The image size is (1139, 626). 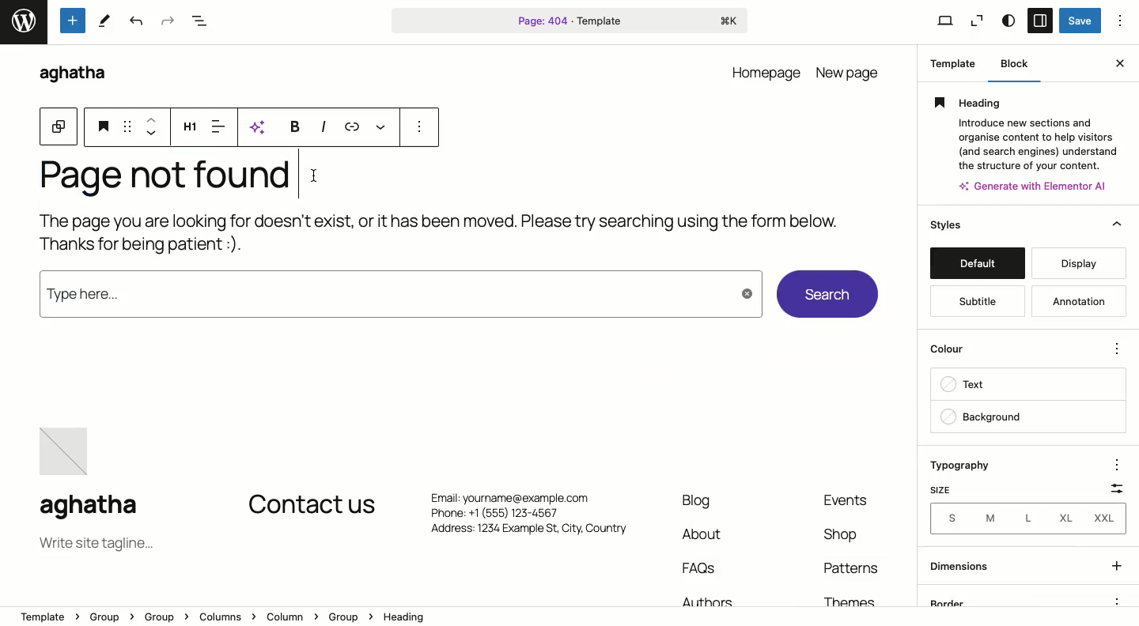 What do you see at coordinates (1041, 144) in the screenshot?
I see `` at bounding box center [1041, 144].